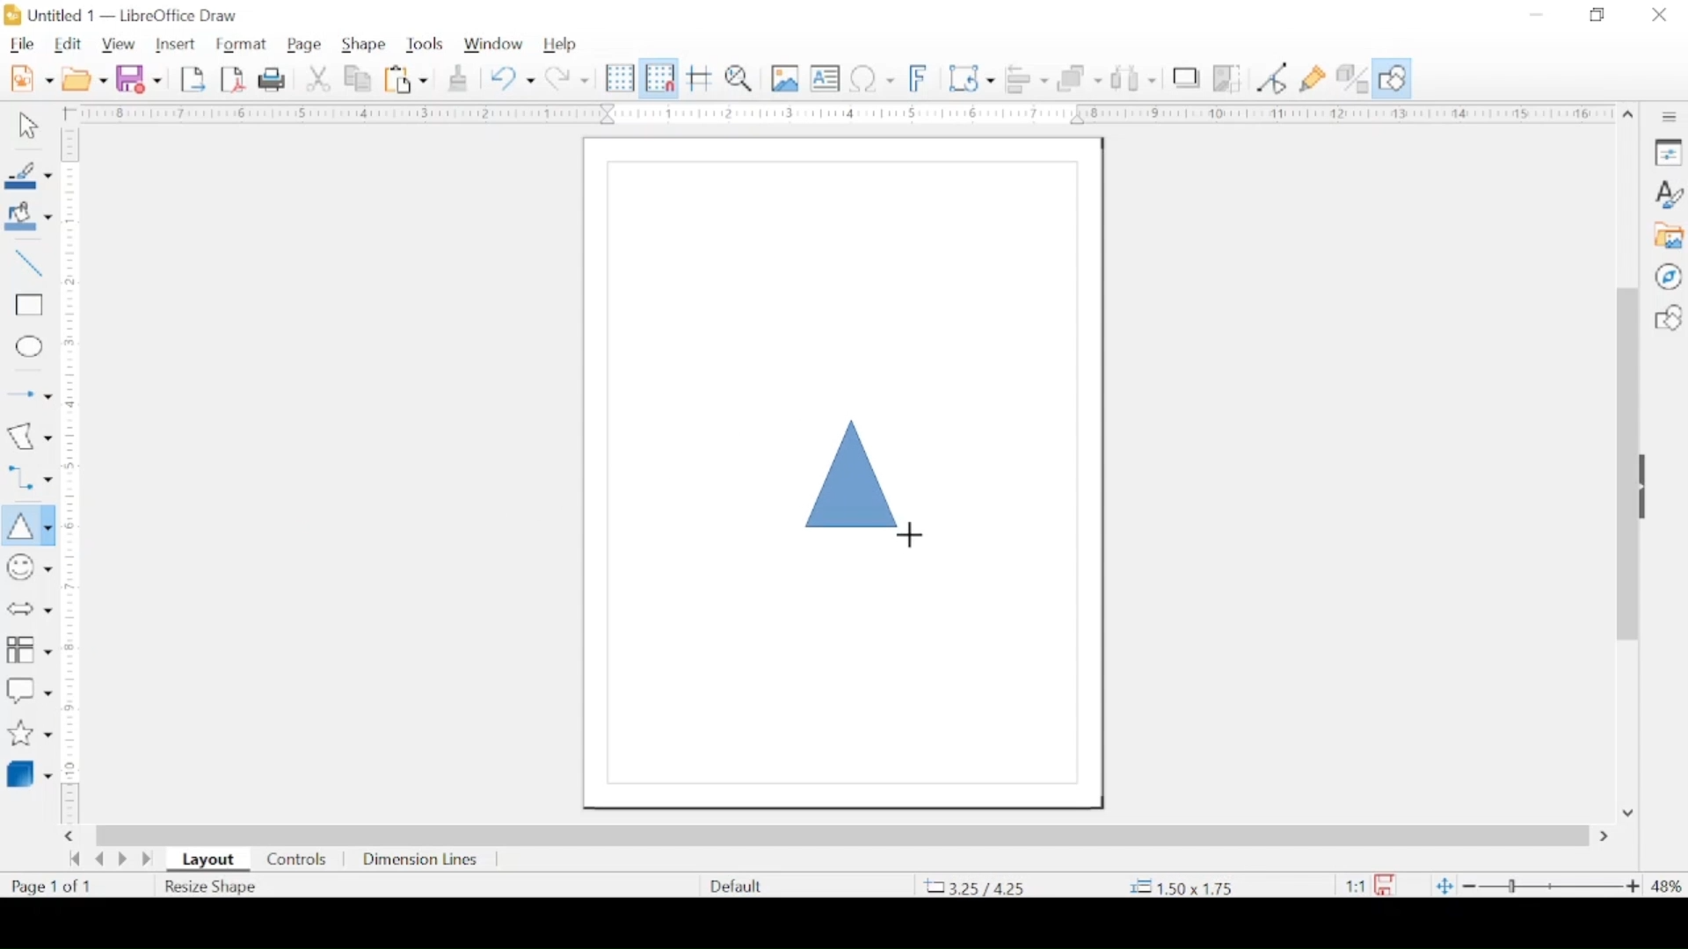  I want to click on copy, so click(360, 80).